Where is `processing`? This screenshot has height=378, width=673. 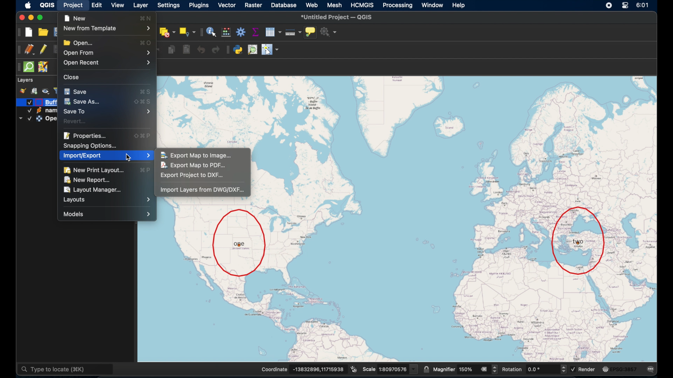
processing is located at coordinates (399, 5).